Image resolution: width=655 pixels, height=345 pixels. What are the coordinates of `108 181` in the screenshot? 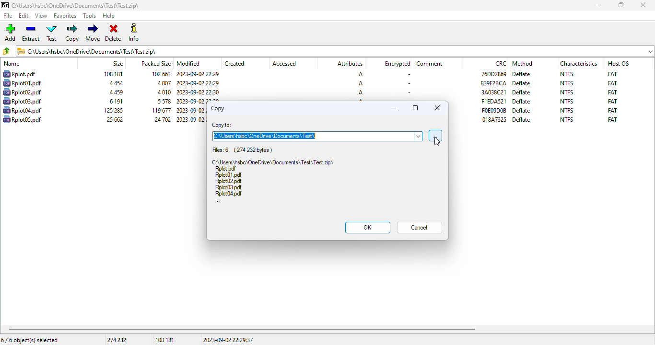 It's located at (165, 340).